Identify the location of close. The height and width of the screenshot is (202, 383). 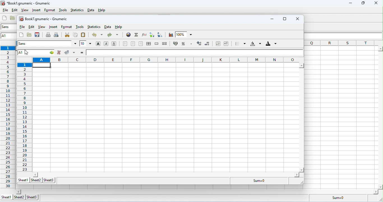
(296, 18).